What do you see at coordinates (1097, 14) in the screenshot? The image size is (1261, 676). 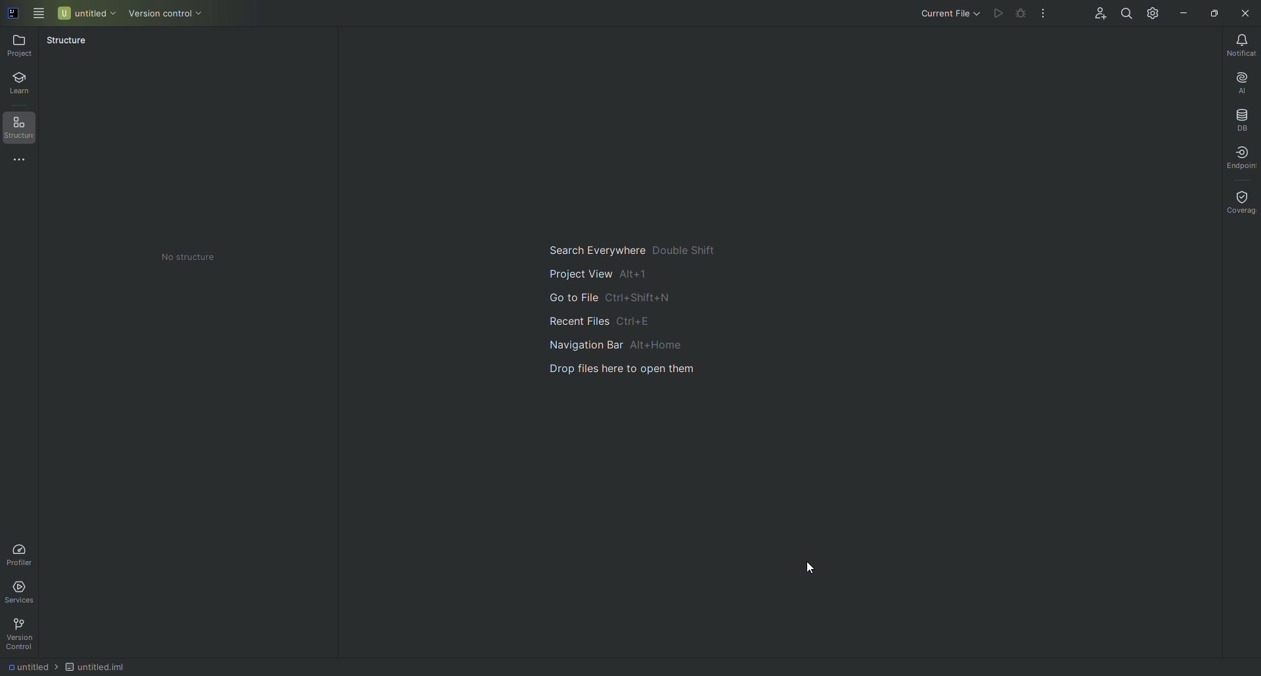 I see `Code With Me` at bounding box center [1097, 14].